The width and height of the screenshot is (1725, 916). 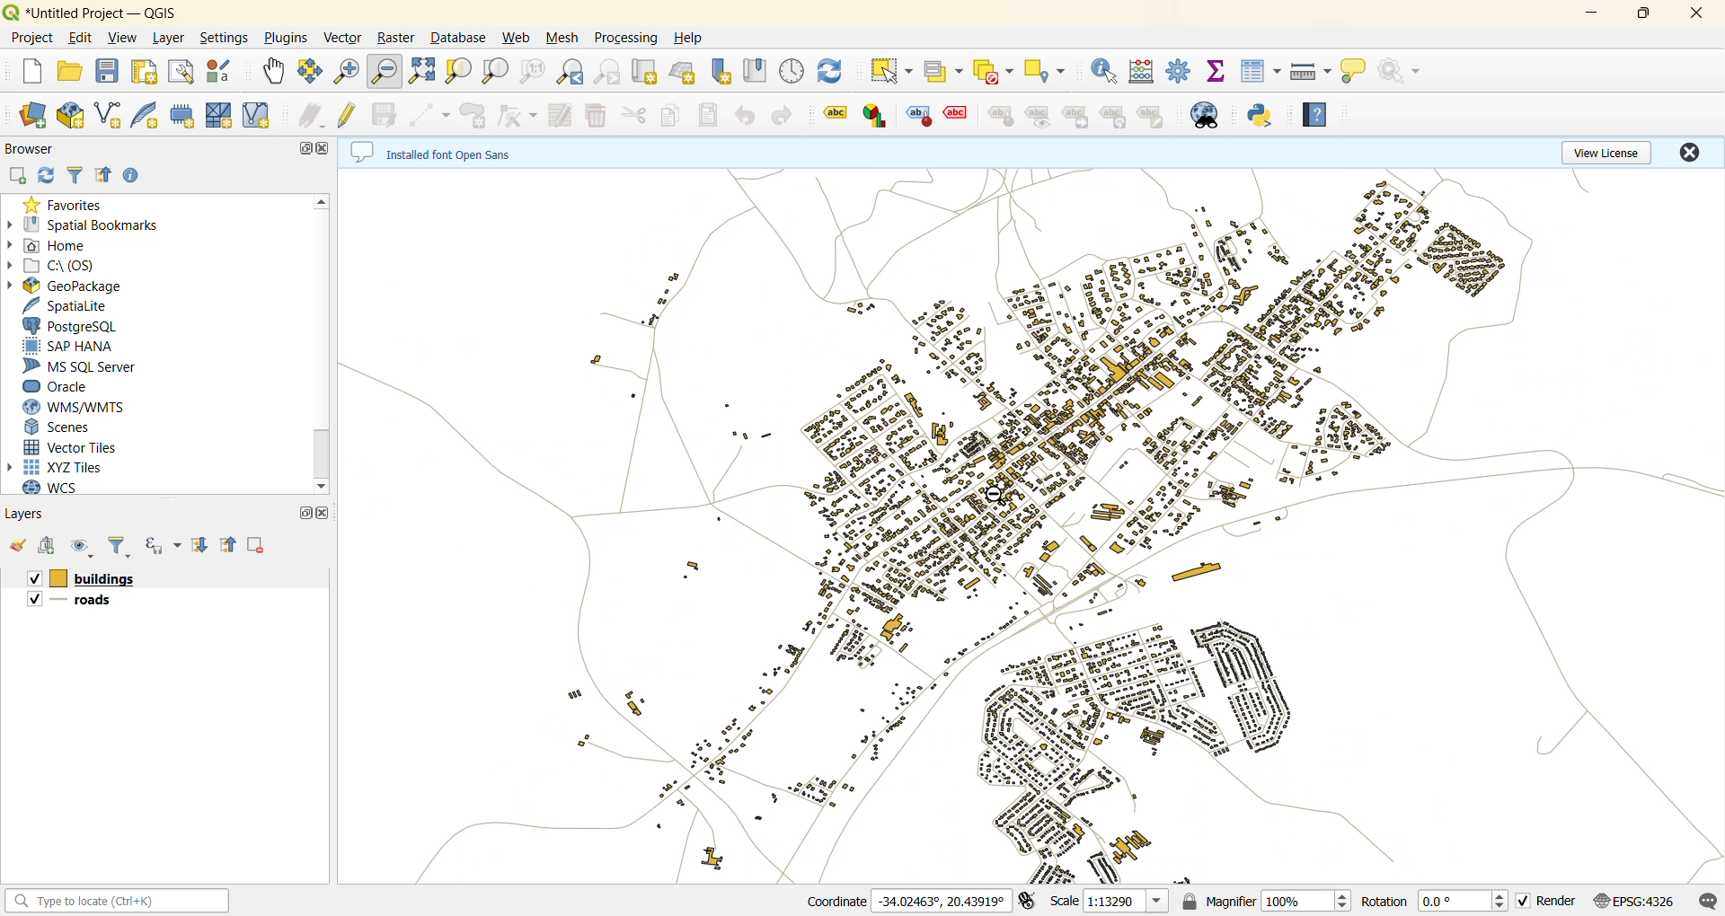 I want to click on favorites, so click(x=67, y=202).